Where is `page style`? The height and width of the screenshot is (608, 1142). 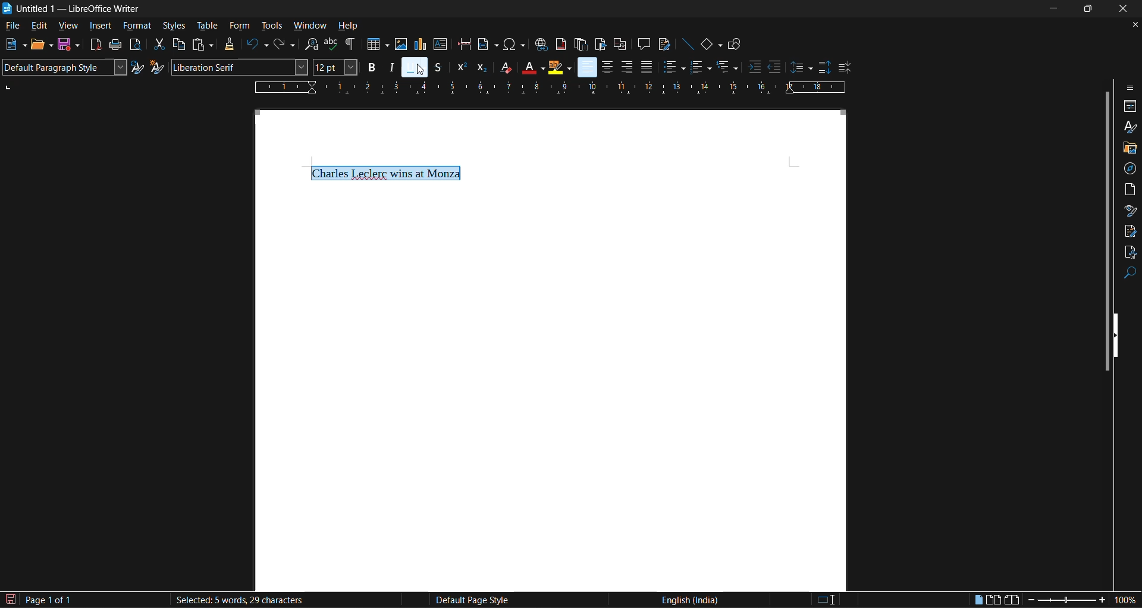 page style is located at coordinates (469, 600).